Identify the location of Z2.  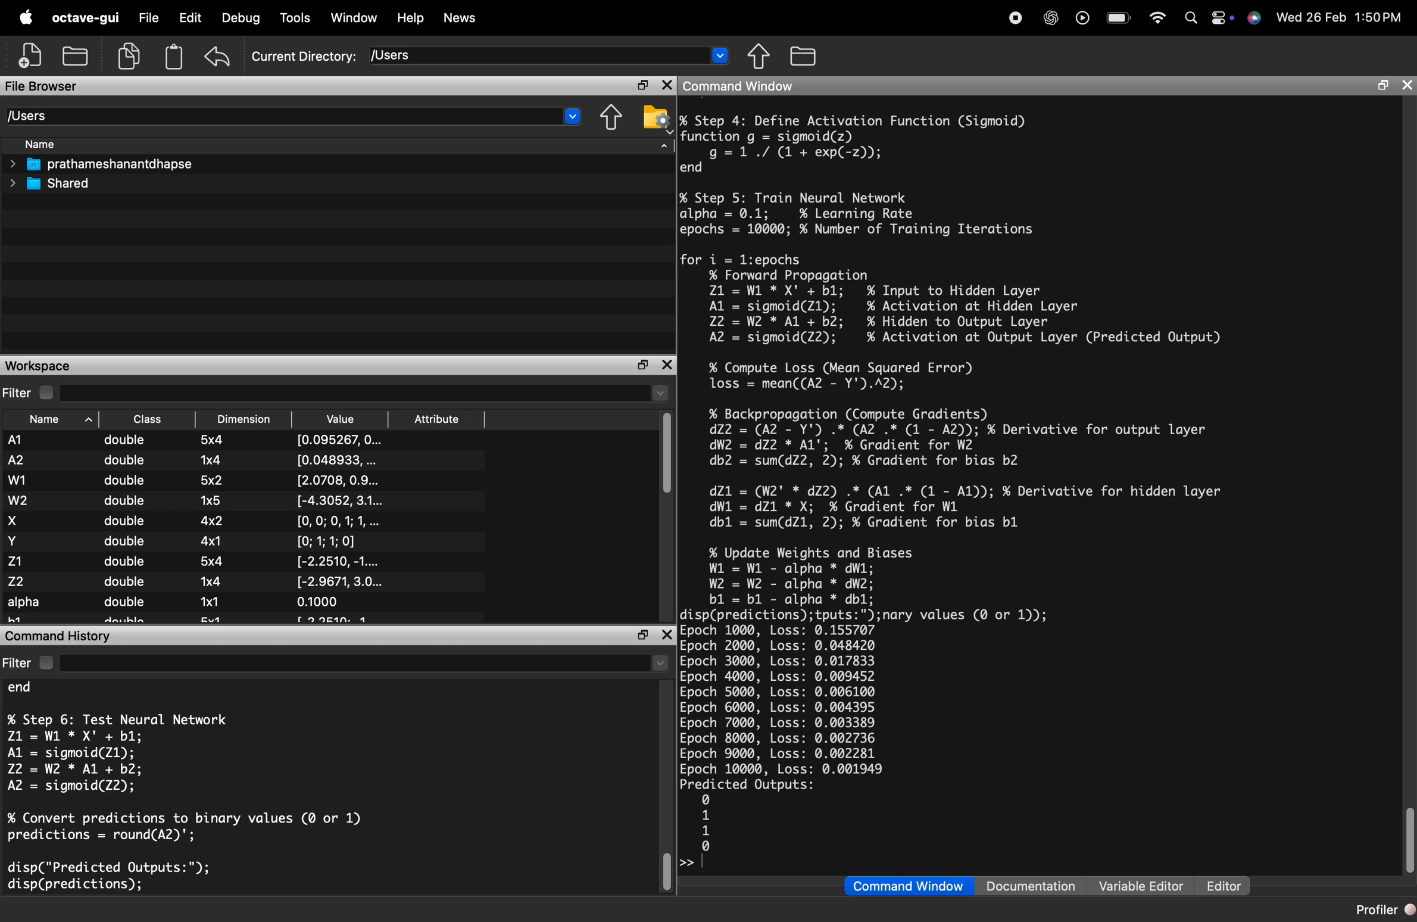
(21, 581).